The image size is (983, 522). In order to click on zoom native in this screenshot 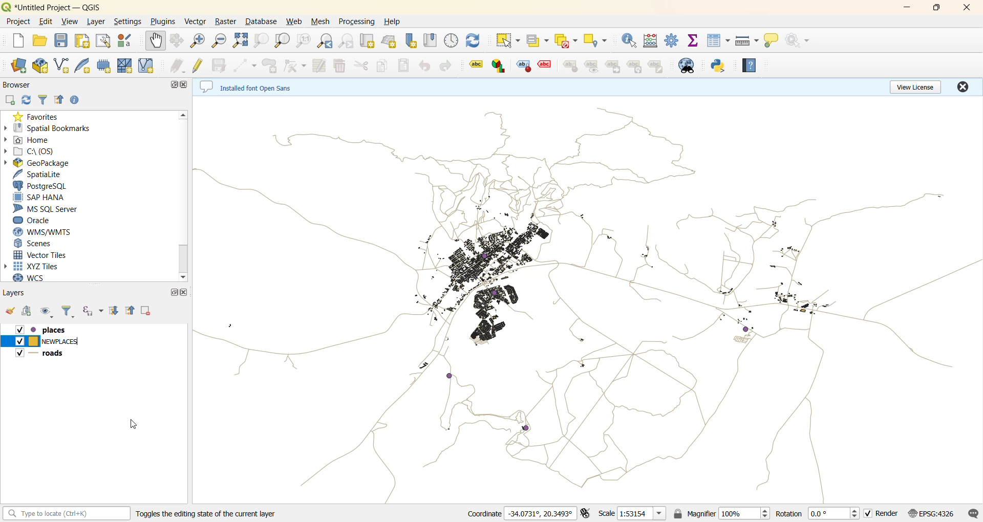, I will do `click(303, 41)`.